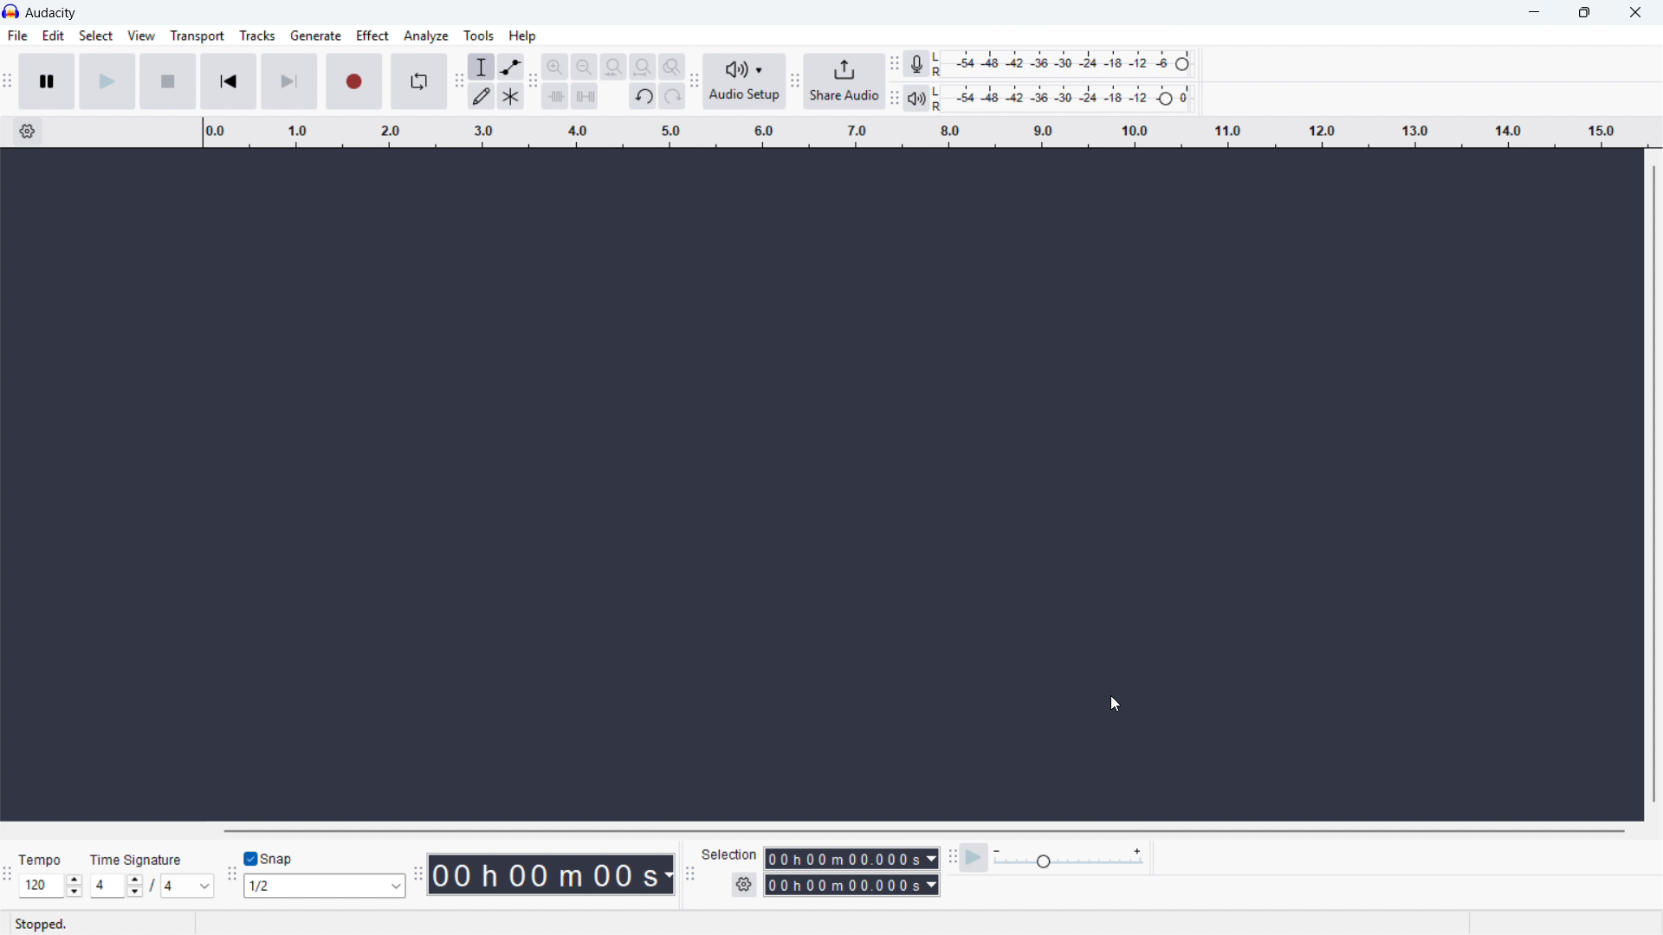 Image resolution: width=1663 pixels, height=935 pixels. I want to click on share audio toolbar, so click(794, 81).